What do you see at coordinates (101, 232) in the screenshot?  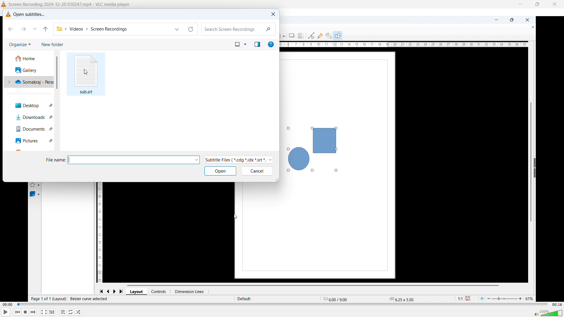 I see `ruler` at bounding box center [101, 232].